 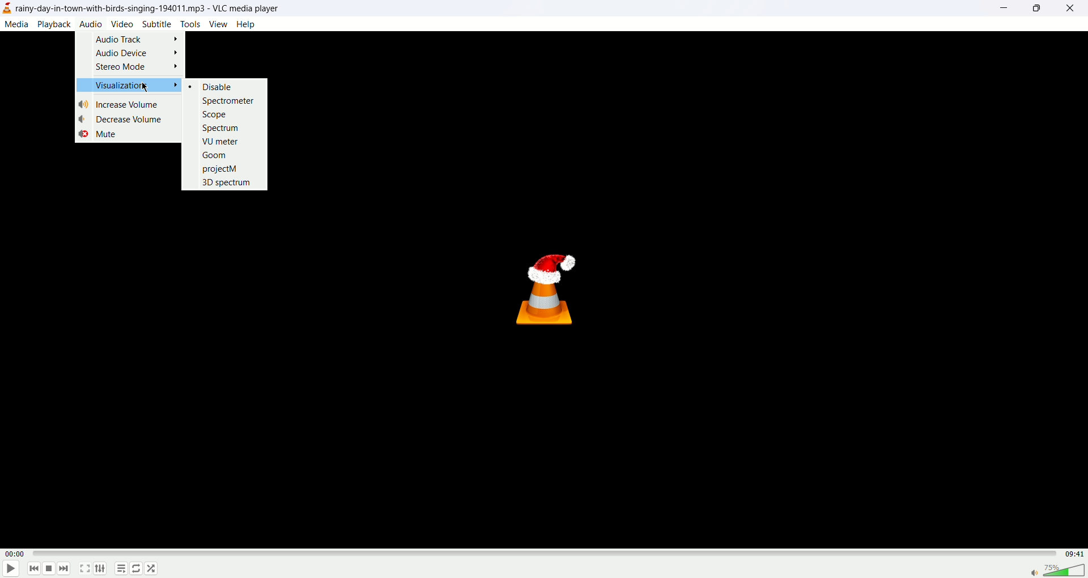 I want to click on playlist, so click(x=121, y=568).